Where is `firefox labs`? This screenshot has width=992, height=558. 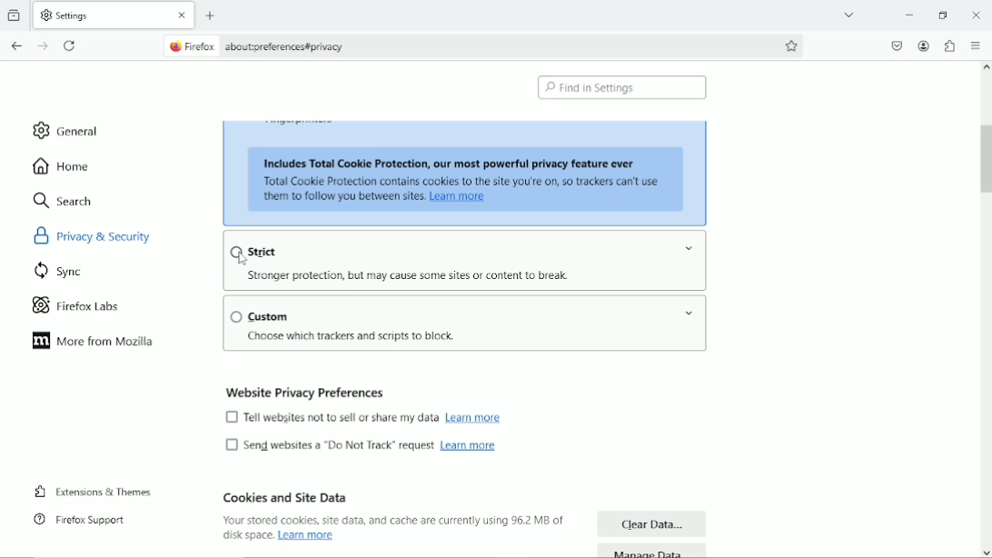
firefox labs is located at coordinates (74, 306).